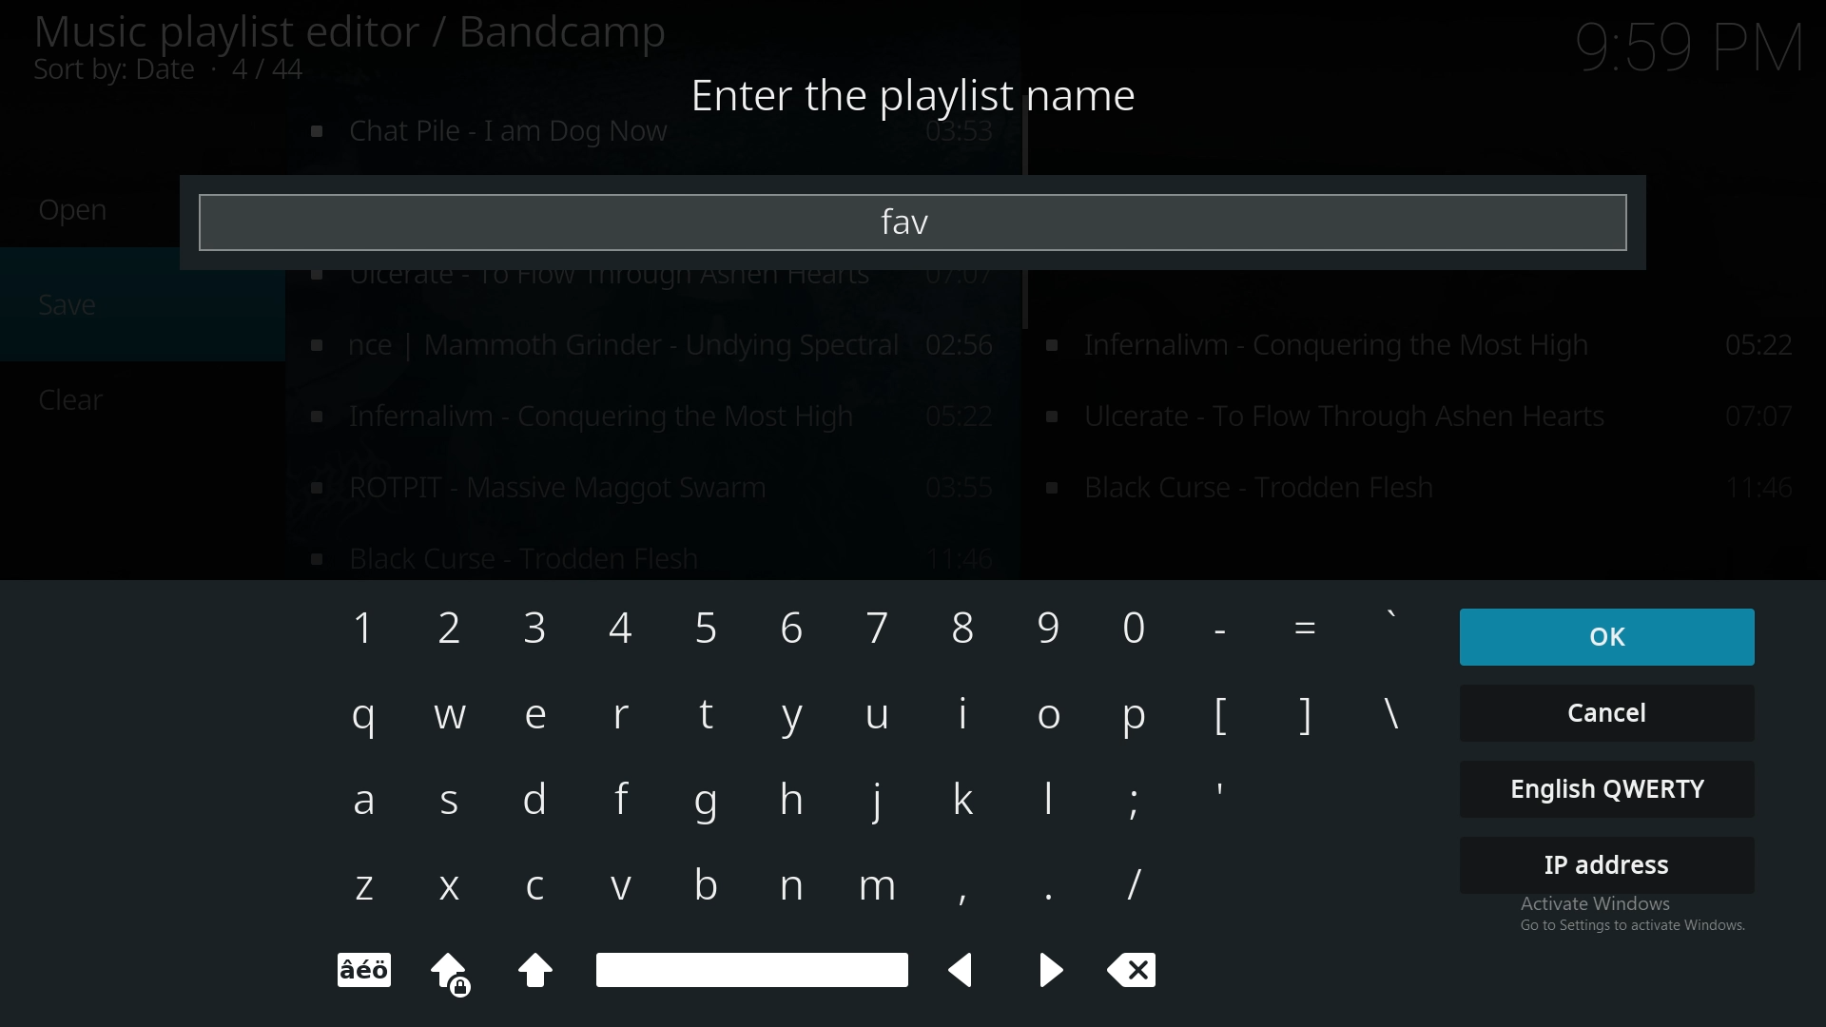 This screenshot has height=1027, width=1826. What do you see at coordinates (1134, 718) in the screenshot?
I see `keyboard input` at bounding box center [1134, 718].